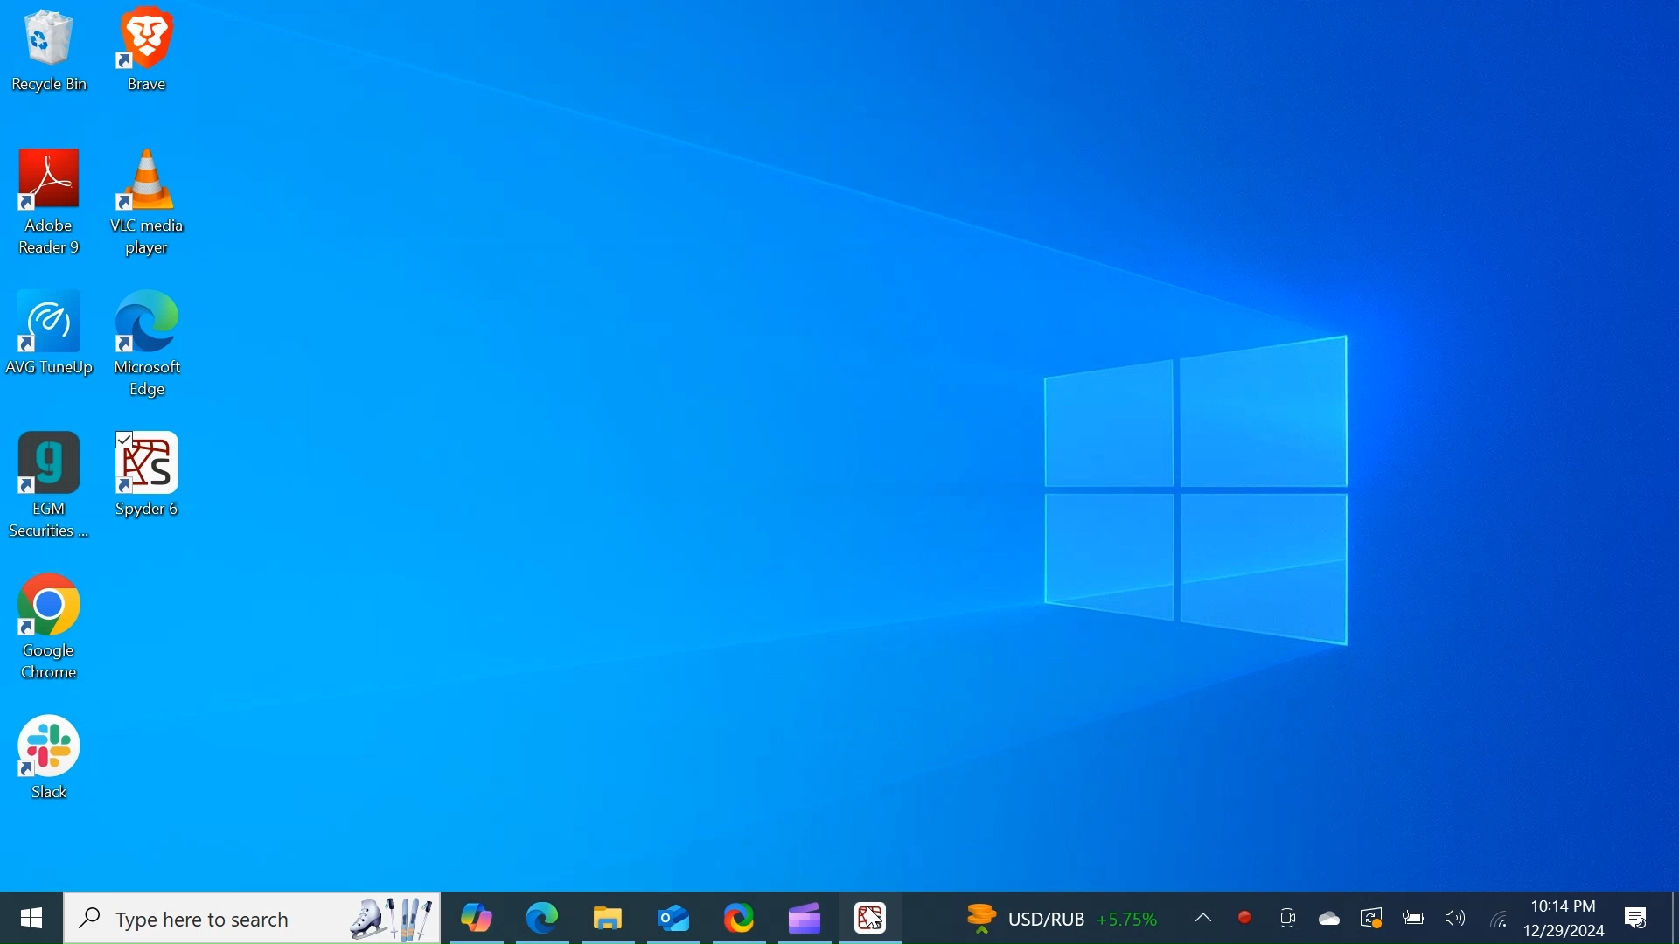 The height and width of the screenshot is (944, 1679). I want to click on Spyder Desktop Icon, so click(162, 488).